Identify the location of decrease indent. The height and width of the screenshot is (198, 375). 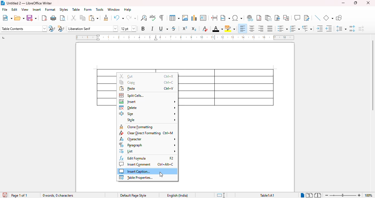
(329, 29).